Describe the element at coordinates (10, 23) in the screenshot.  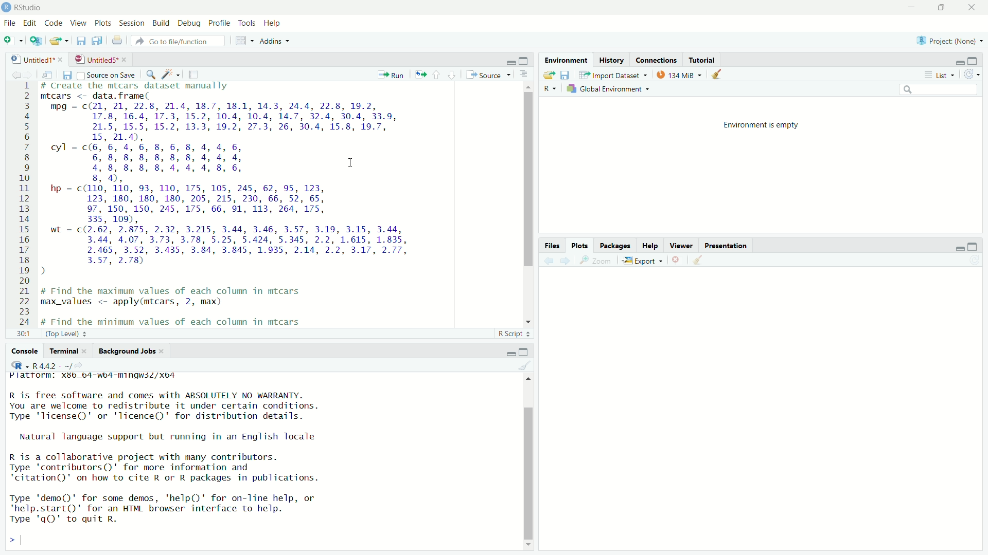
I see `File` at that location.